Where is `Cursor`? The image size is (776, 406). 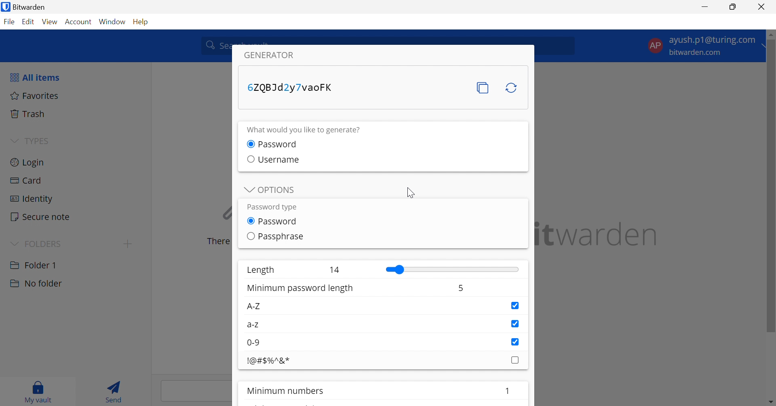 Cursor is located at coordinates (411, 193).